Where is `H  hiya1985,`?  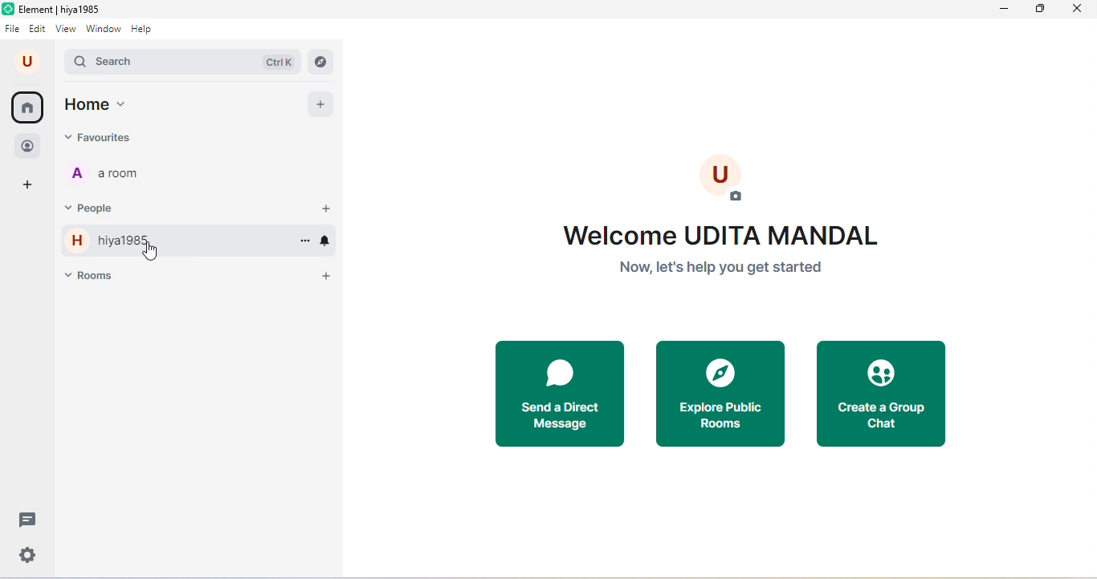 H  hiya1985, is located at coordinates (127, 239).